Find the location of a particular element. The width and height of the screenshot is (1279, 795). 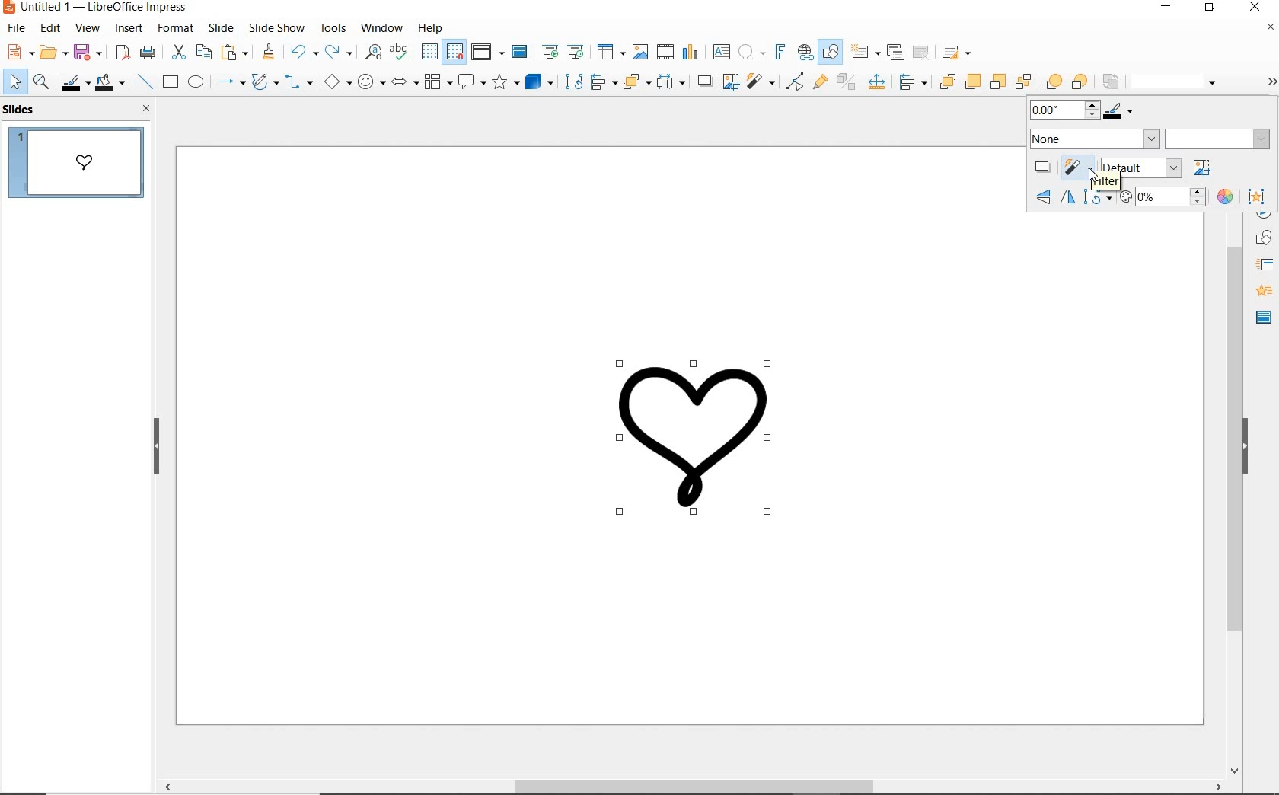

delete slide is located at coordinates (921, 53).